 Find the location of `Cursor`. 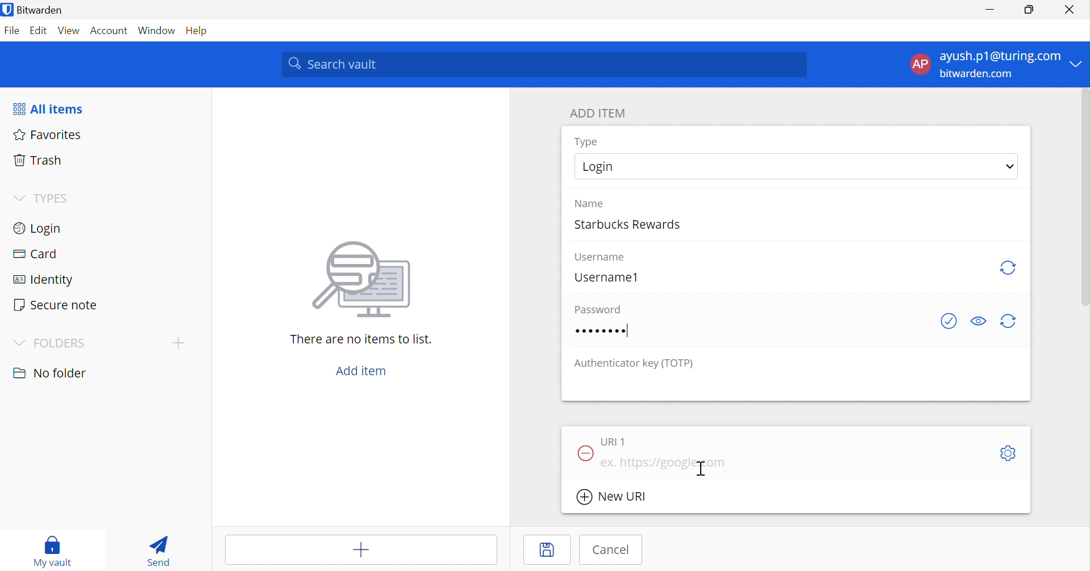

Cursor is located at coordinates (703, 468).